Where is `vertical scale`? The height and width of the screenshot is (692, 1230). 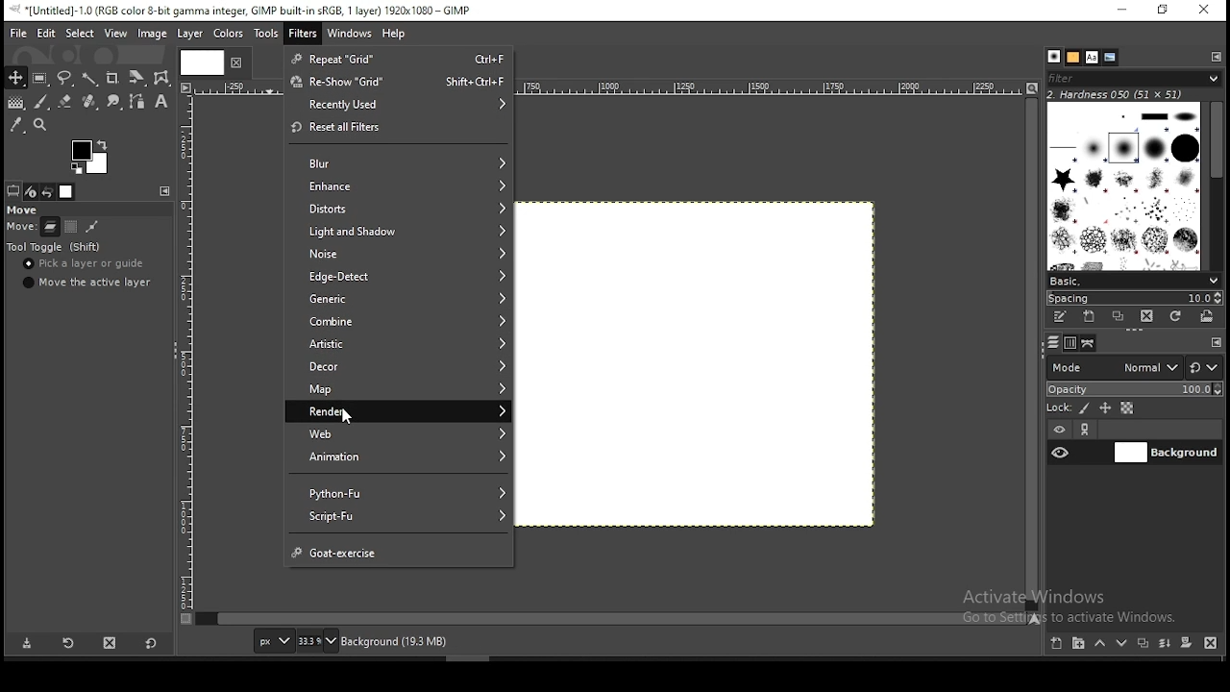
vertical scale is located at coordinates (189, 360).